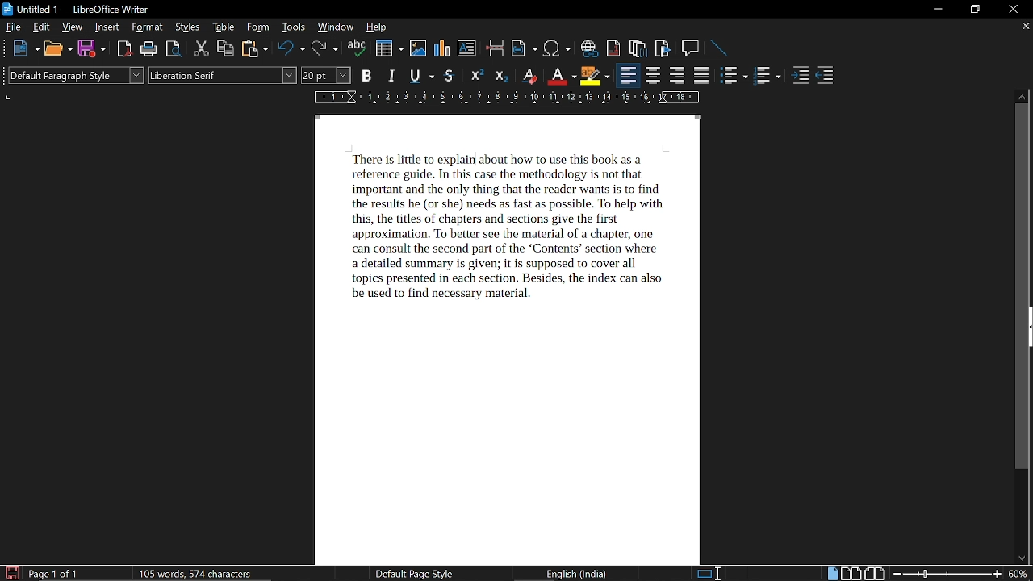 The width and height of the screenshot is (1033, 581). What do you see at coordinates (501, 77) in the screenshot?
I see `subscript` at bounding box center [501, 77].